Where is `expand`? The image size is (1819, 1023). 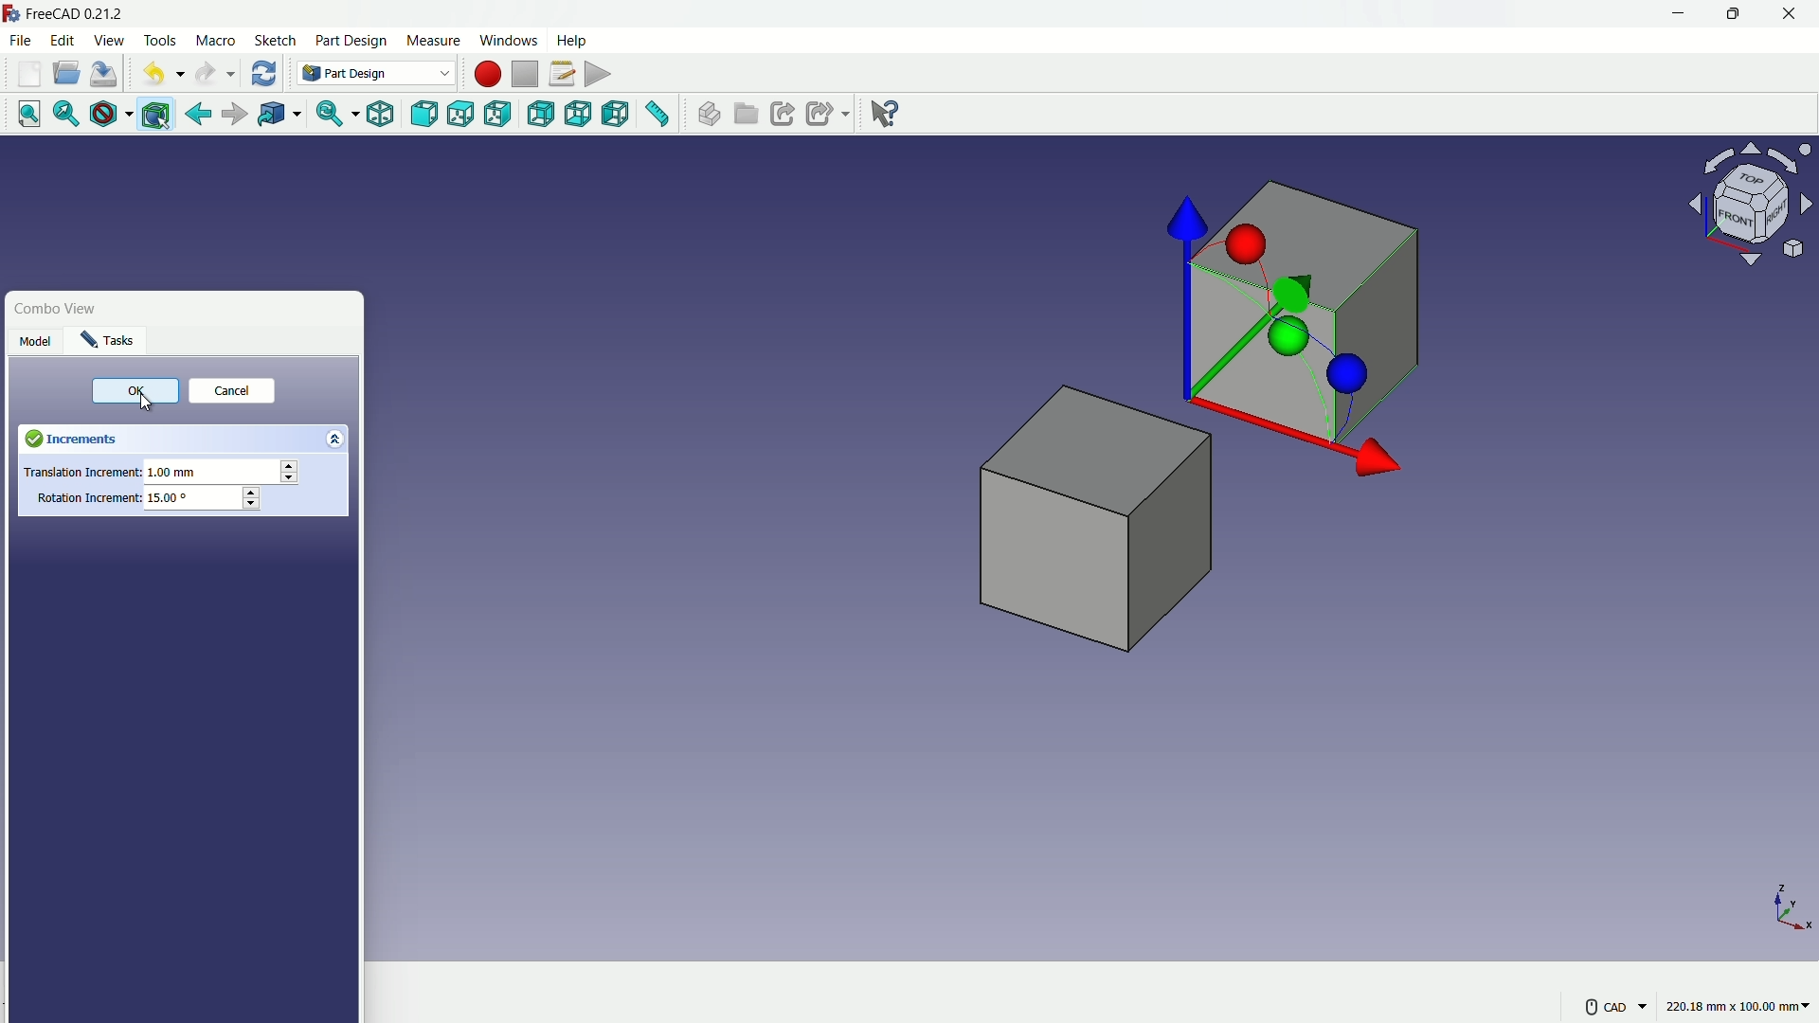
expand is located at coordinates (339, 438).